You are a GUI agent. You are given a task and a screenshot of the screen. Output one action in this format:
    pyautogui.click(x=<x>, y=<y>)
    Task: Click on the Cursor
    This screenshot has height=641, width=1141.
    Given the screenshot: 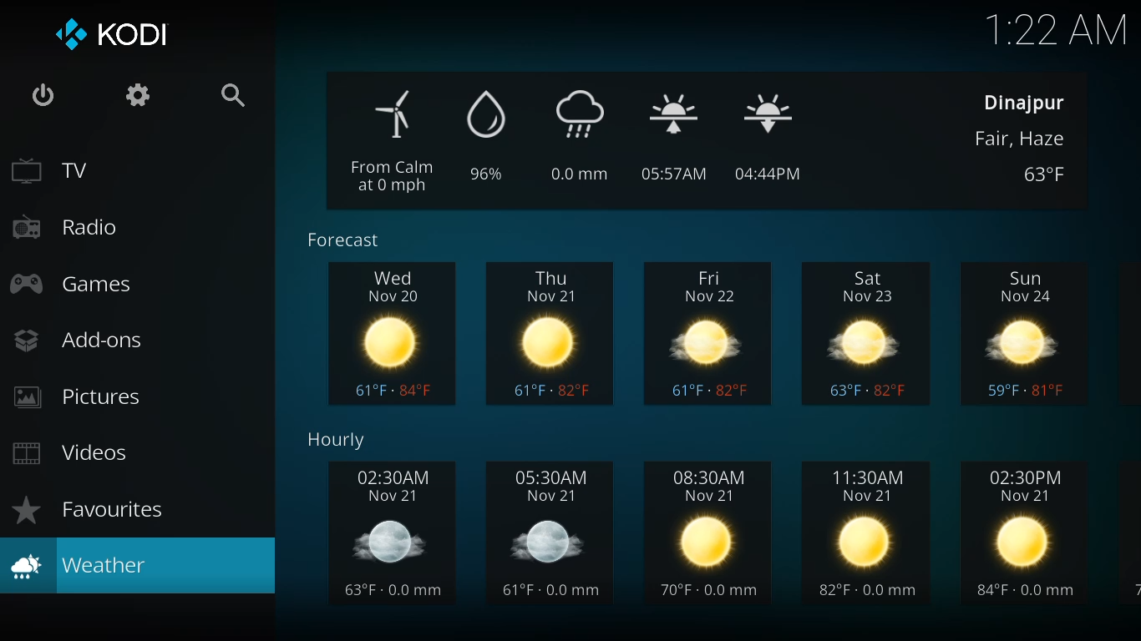 What is the action you would take?
    pyautogui.click(x=54, y=470)
    